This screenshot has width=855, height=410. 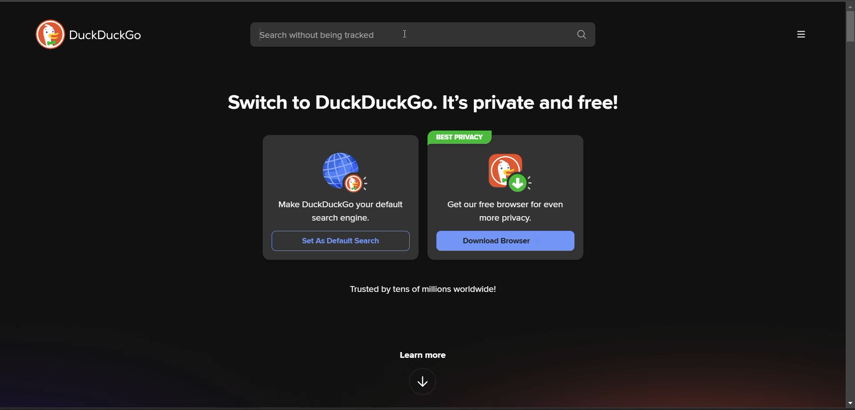 What do you see at coordinates (405, 35) in the screenshot?
I see `cursor` at bounding box center [405, 35].